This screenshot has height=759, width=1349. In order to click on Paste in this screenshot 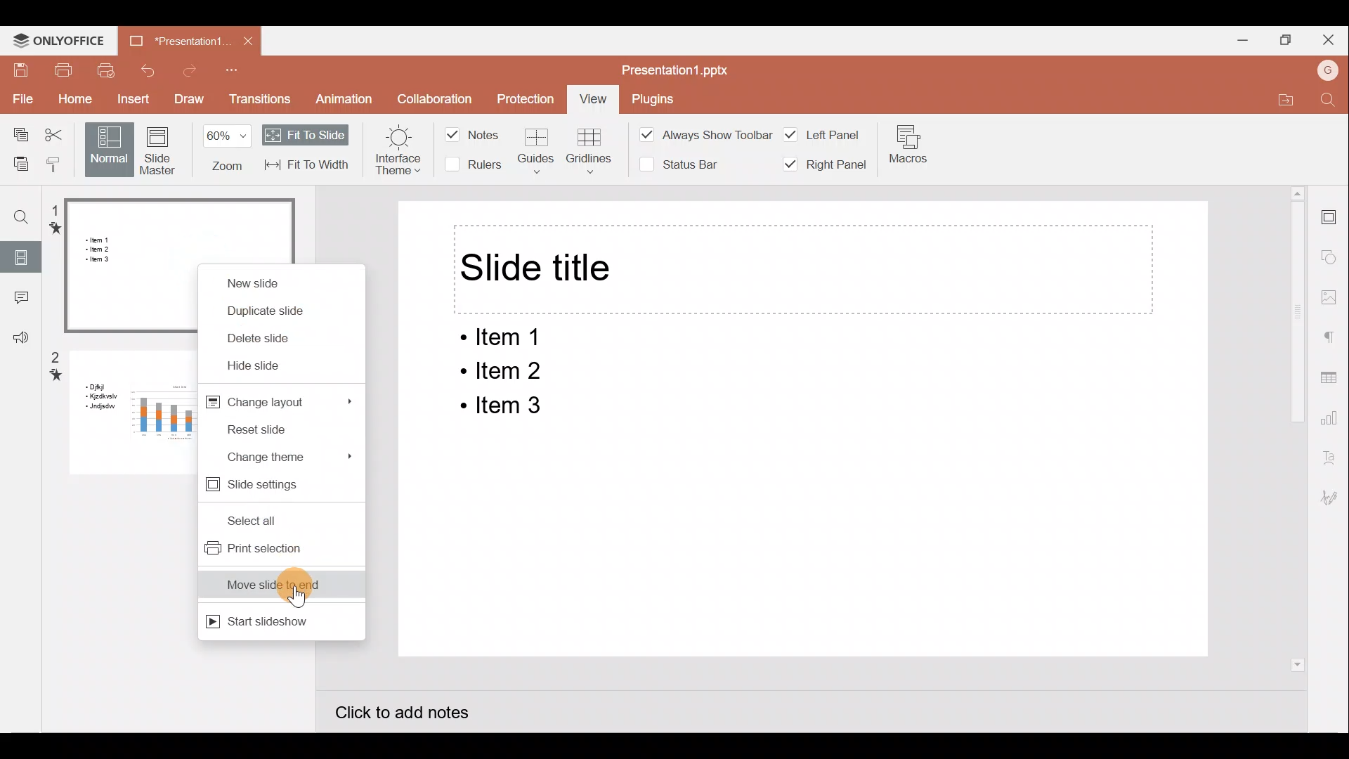, I will do `click(20, 162)`.